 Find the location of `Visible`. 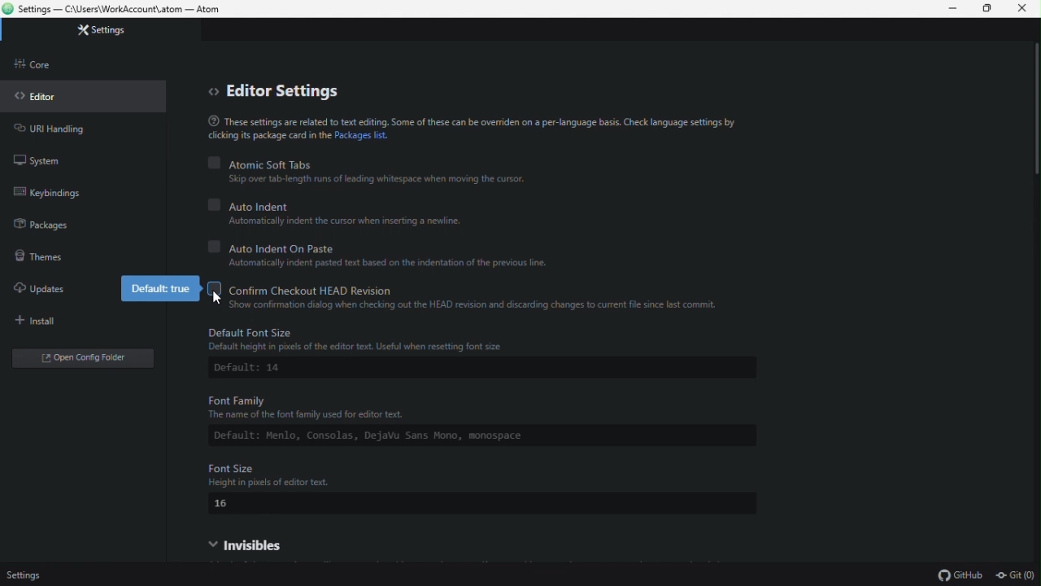

Visible is located at coordinates (260, 545).